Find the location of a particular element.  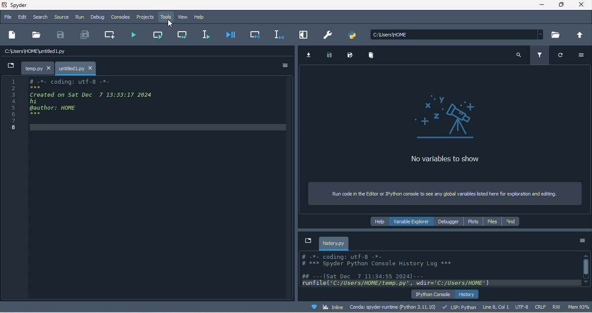

help is located at coordinates (381, 222).